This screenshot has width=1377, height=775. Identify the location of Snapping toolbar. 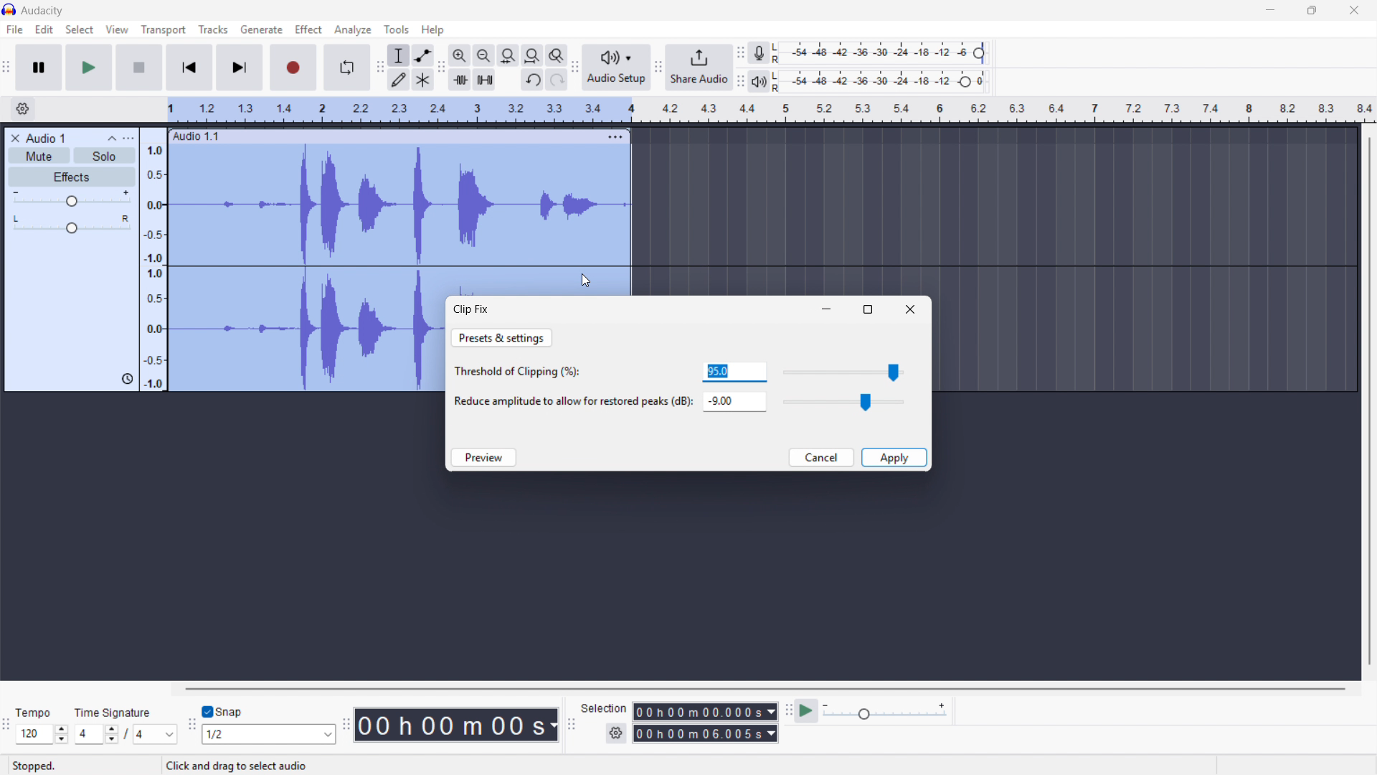
(192, 726).